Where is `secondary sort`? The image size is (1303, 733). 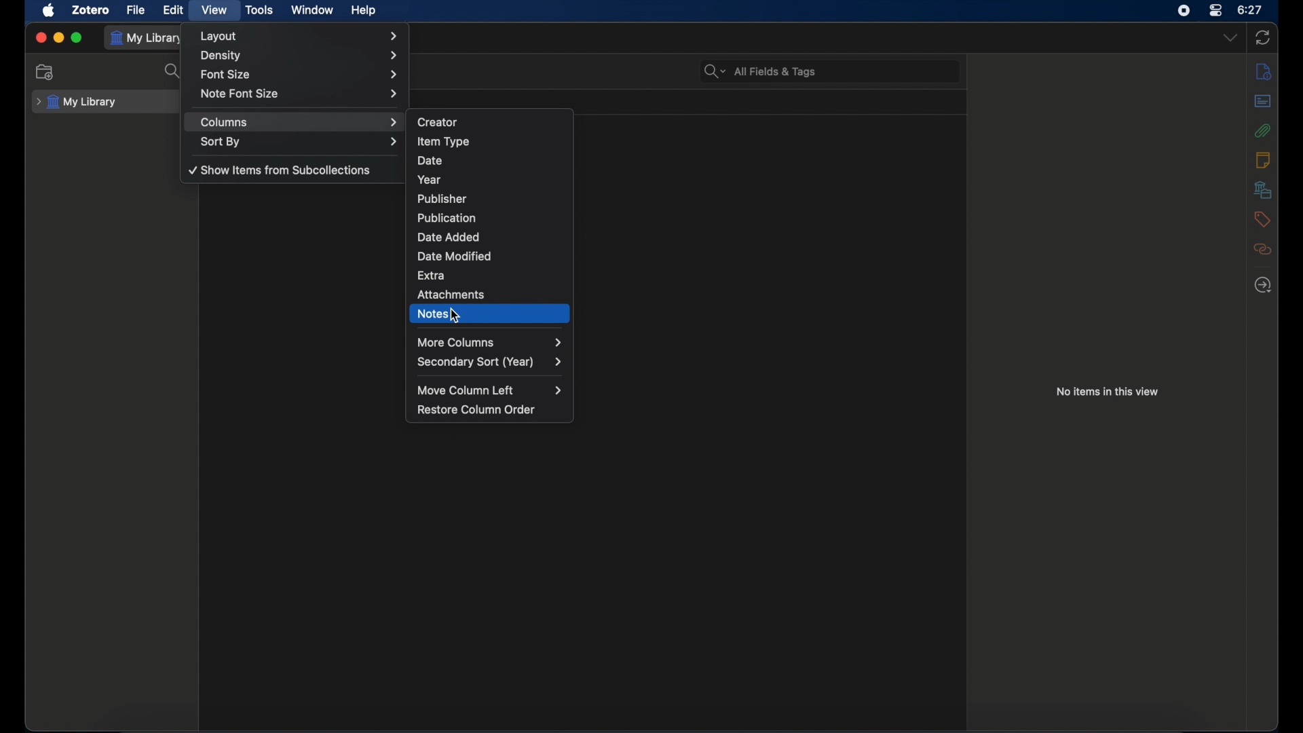
secondary sort is located at coordinates (489, 362).